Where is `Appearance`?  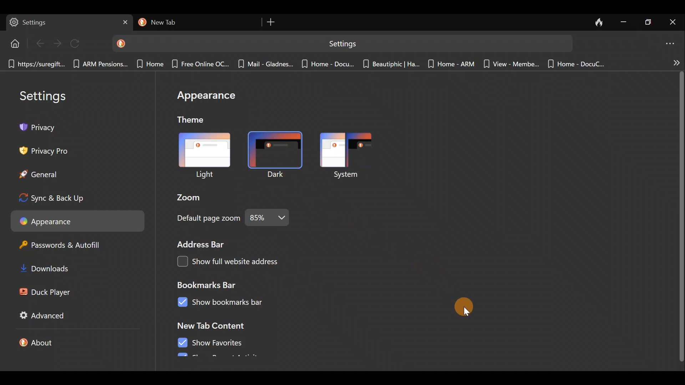
Appearance is located at coordinates (74, 220).